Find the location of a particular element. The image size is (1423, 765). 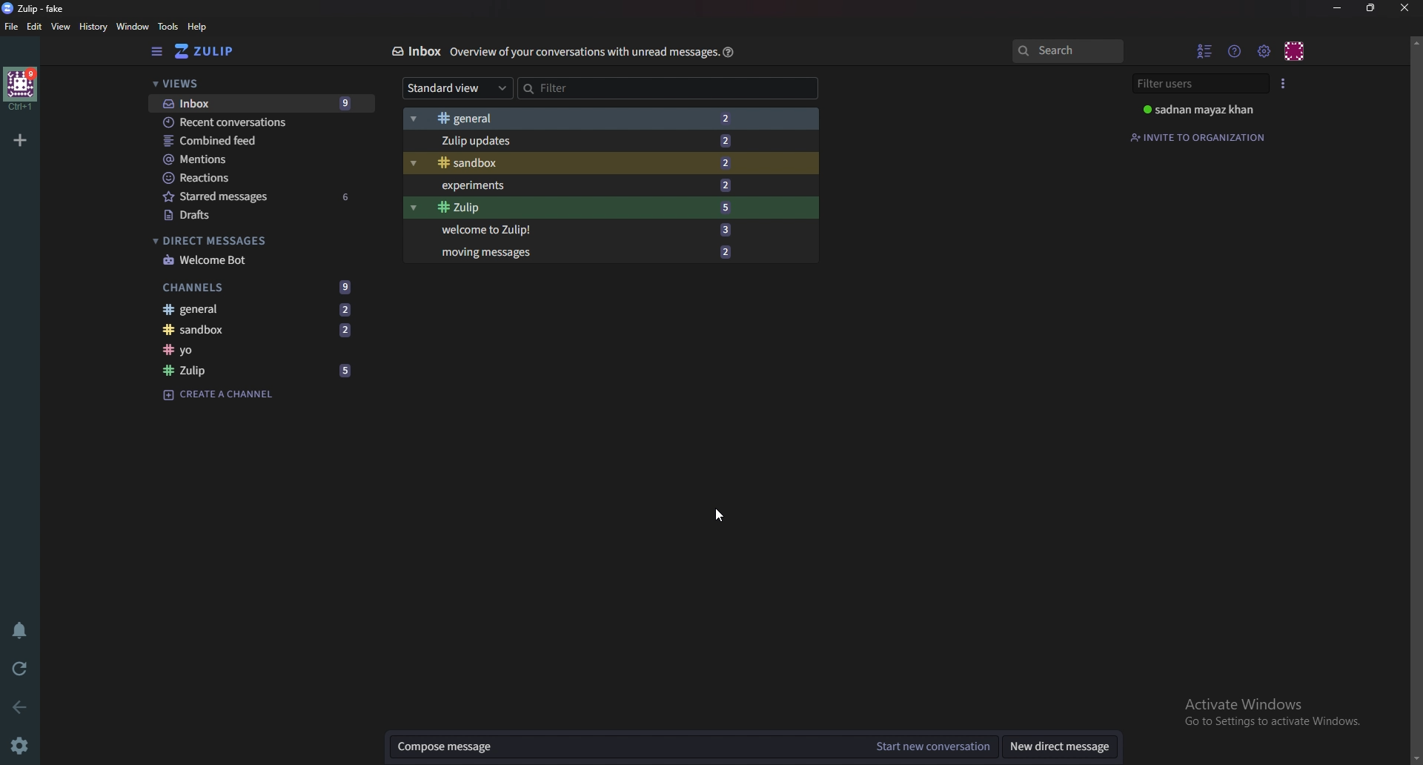

channel is located at coordinates (269, 350).